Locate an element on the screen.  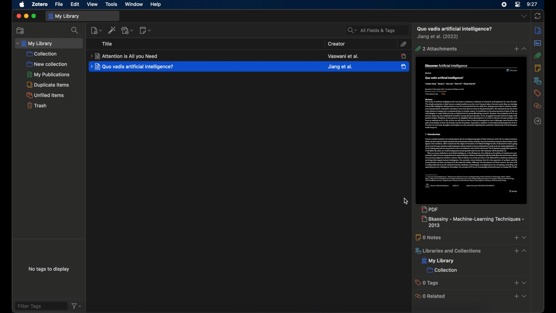
view is located at coordinates (92, 4).